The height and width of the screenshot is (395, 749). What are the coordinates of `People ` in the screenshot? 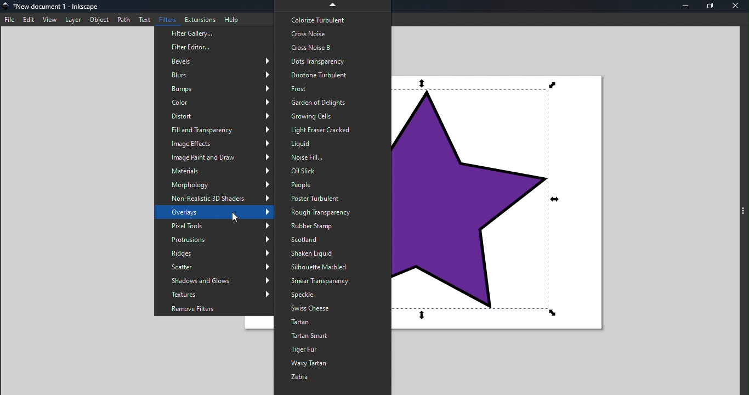 It's located at (331, 184).